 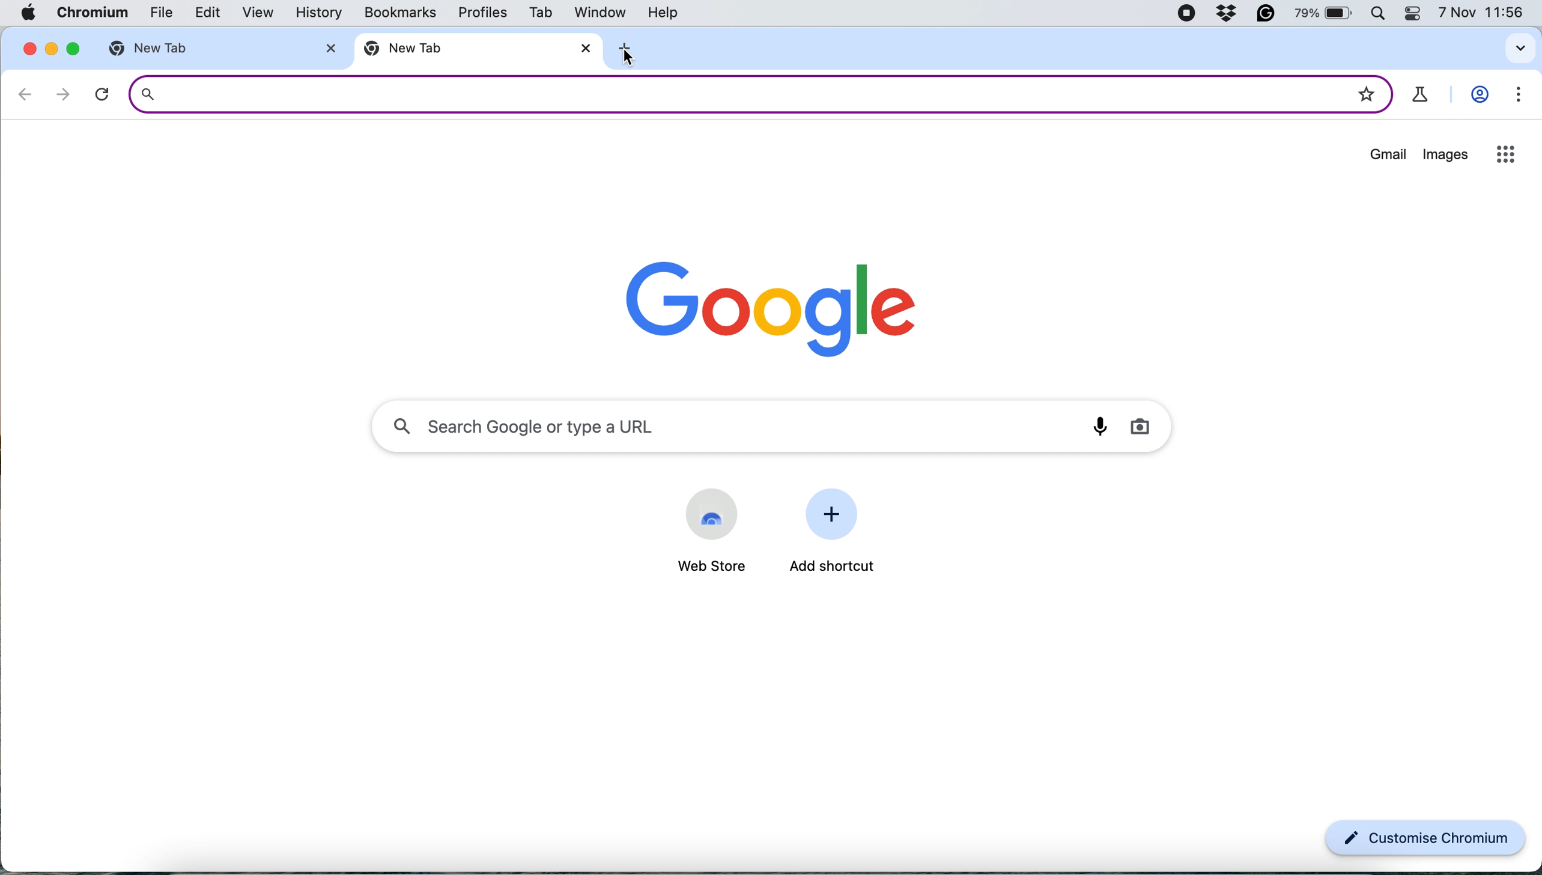 I want to click on minimise, so click(x=53, y=49).